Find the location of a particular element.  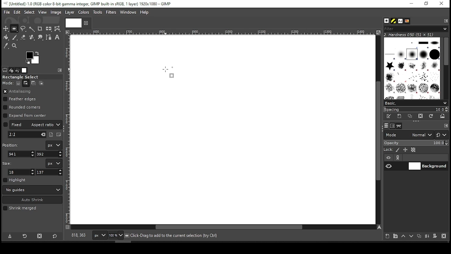

eraser tool is located at coordinates (23, 37).